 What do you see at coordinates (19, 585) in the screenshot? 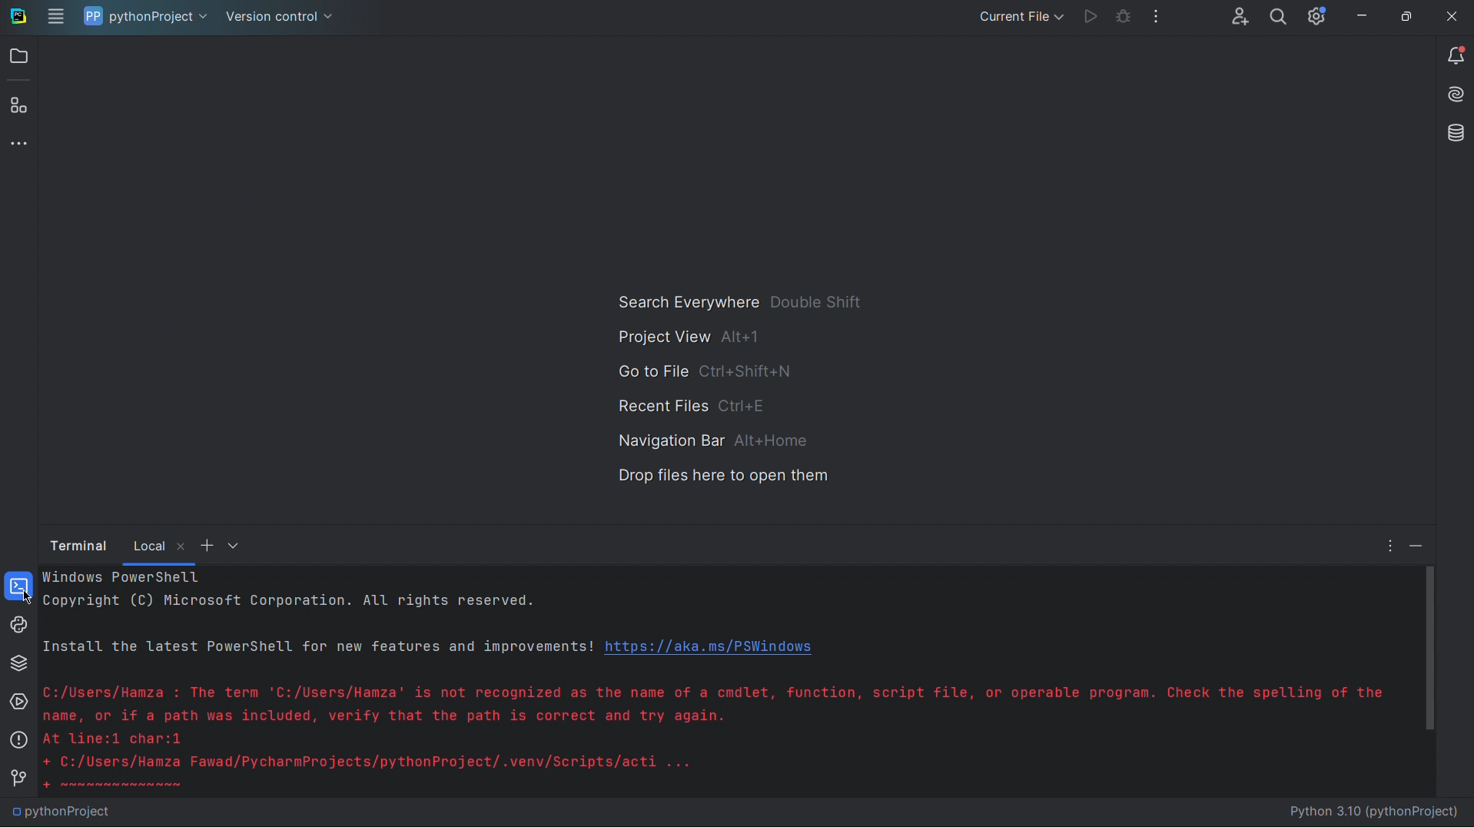
I see `Terminal` at bounding box center [19, 585].